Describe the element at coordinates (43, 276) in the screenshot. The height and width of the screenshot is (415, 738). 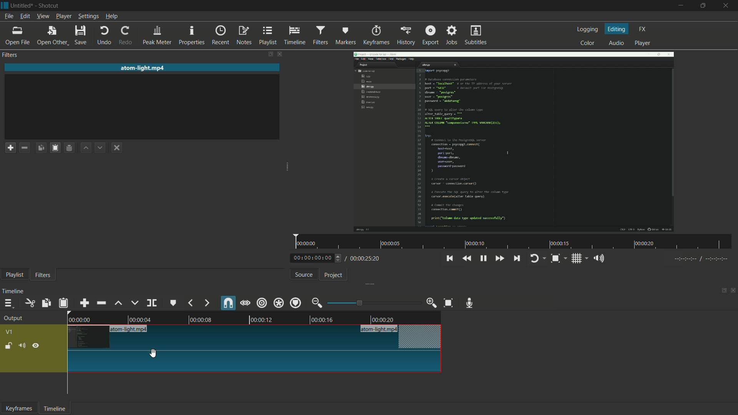
I see `filters` at that location.